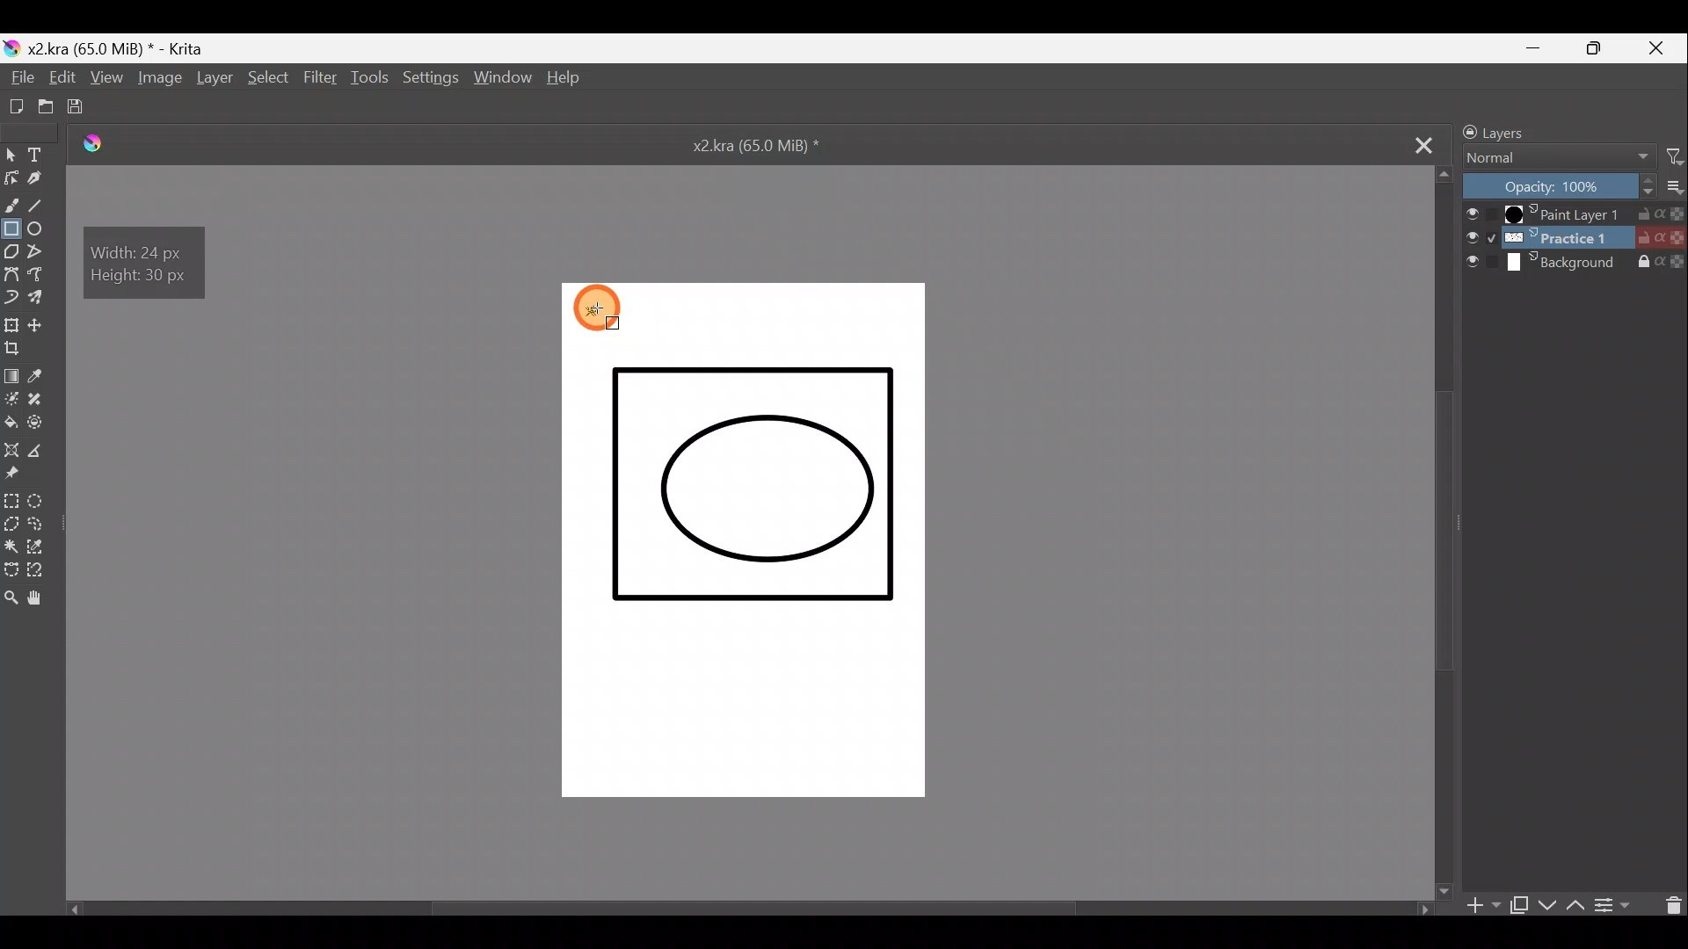  What do you see at coordinates (11, 572) in the screenshot?
I see `Bezier curve selection tool` at bounding box center [11, 572].